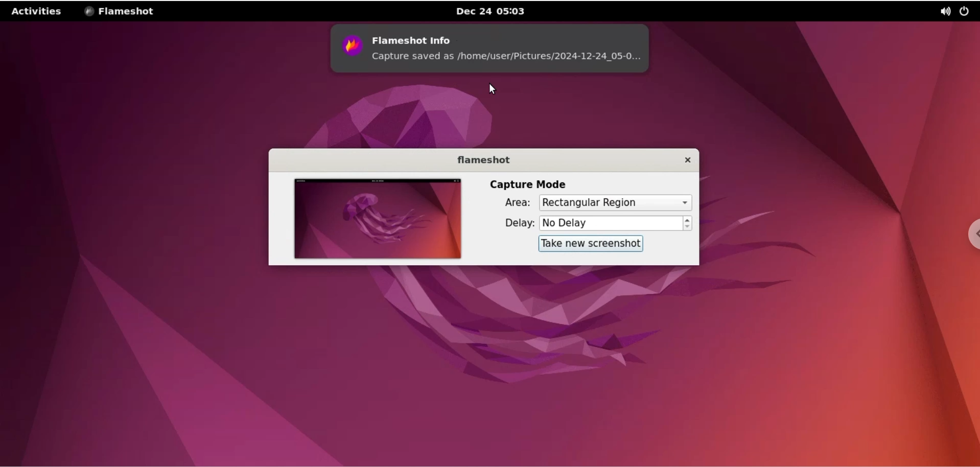  Describe the element at coordinates (945, 11) in the screenshot. I see `sound options` at that location.